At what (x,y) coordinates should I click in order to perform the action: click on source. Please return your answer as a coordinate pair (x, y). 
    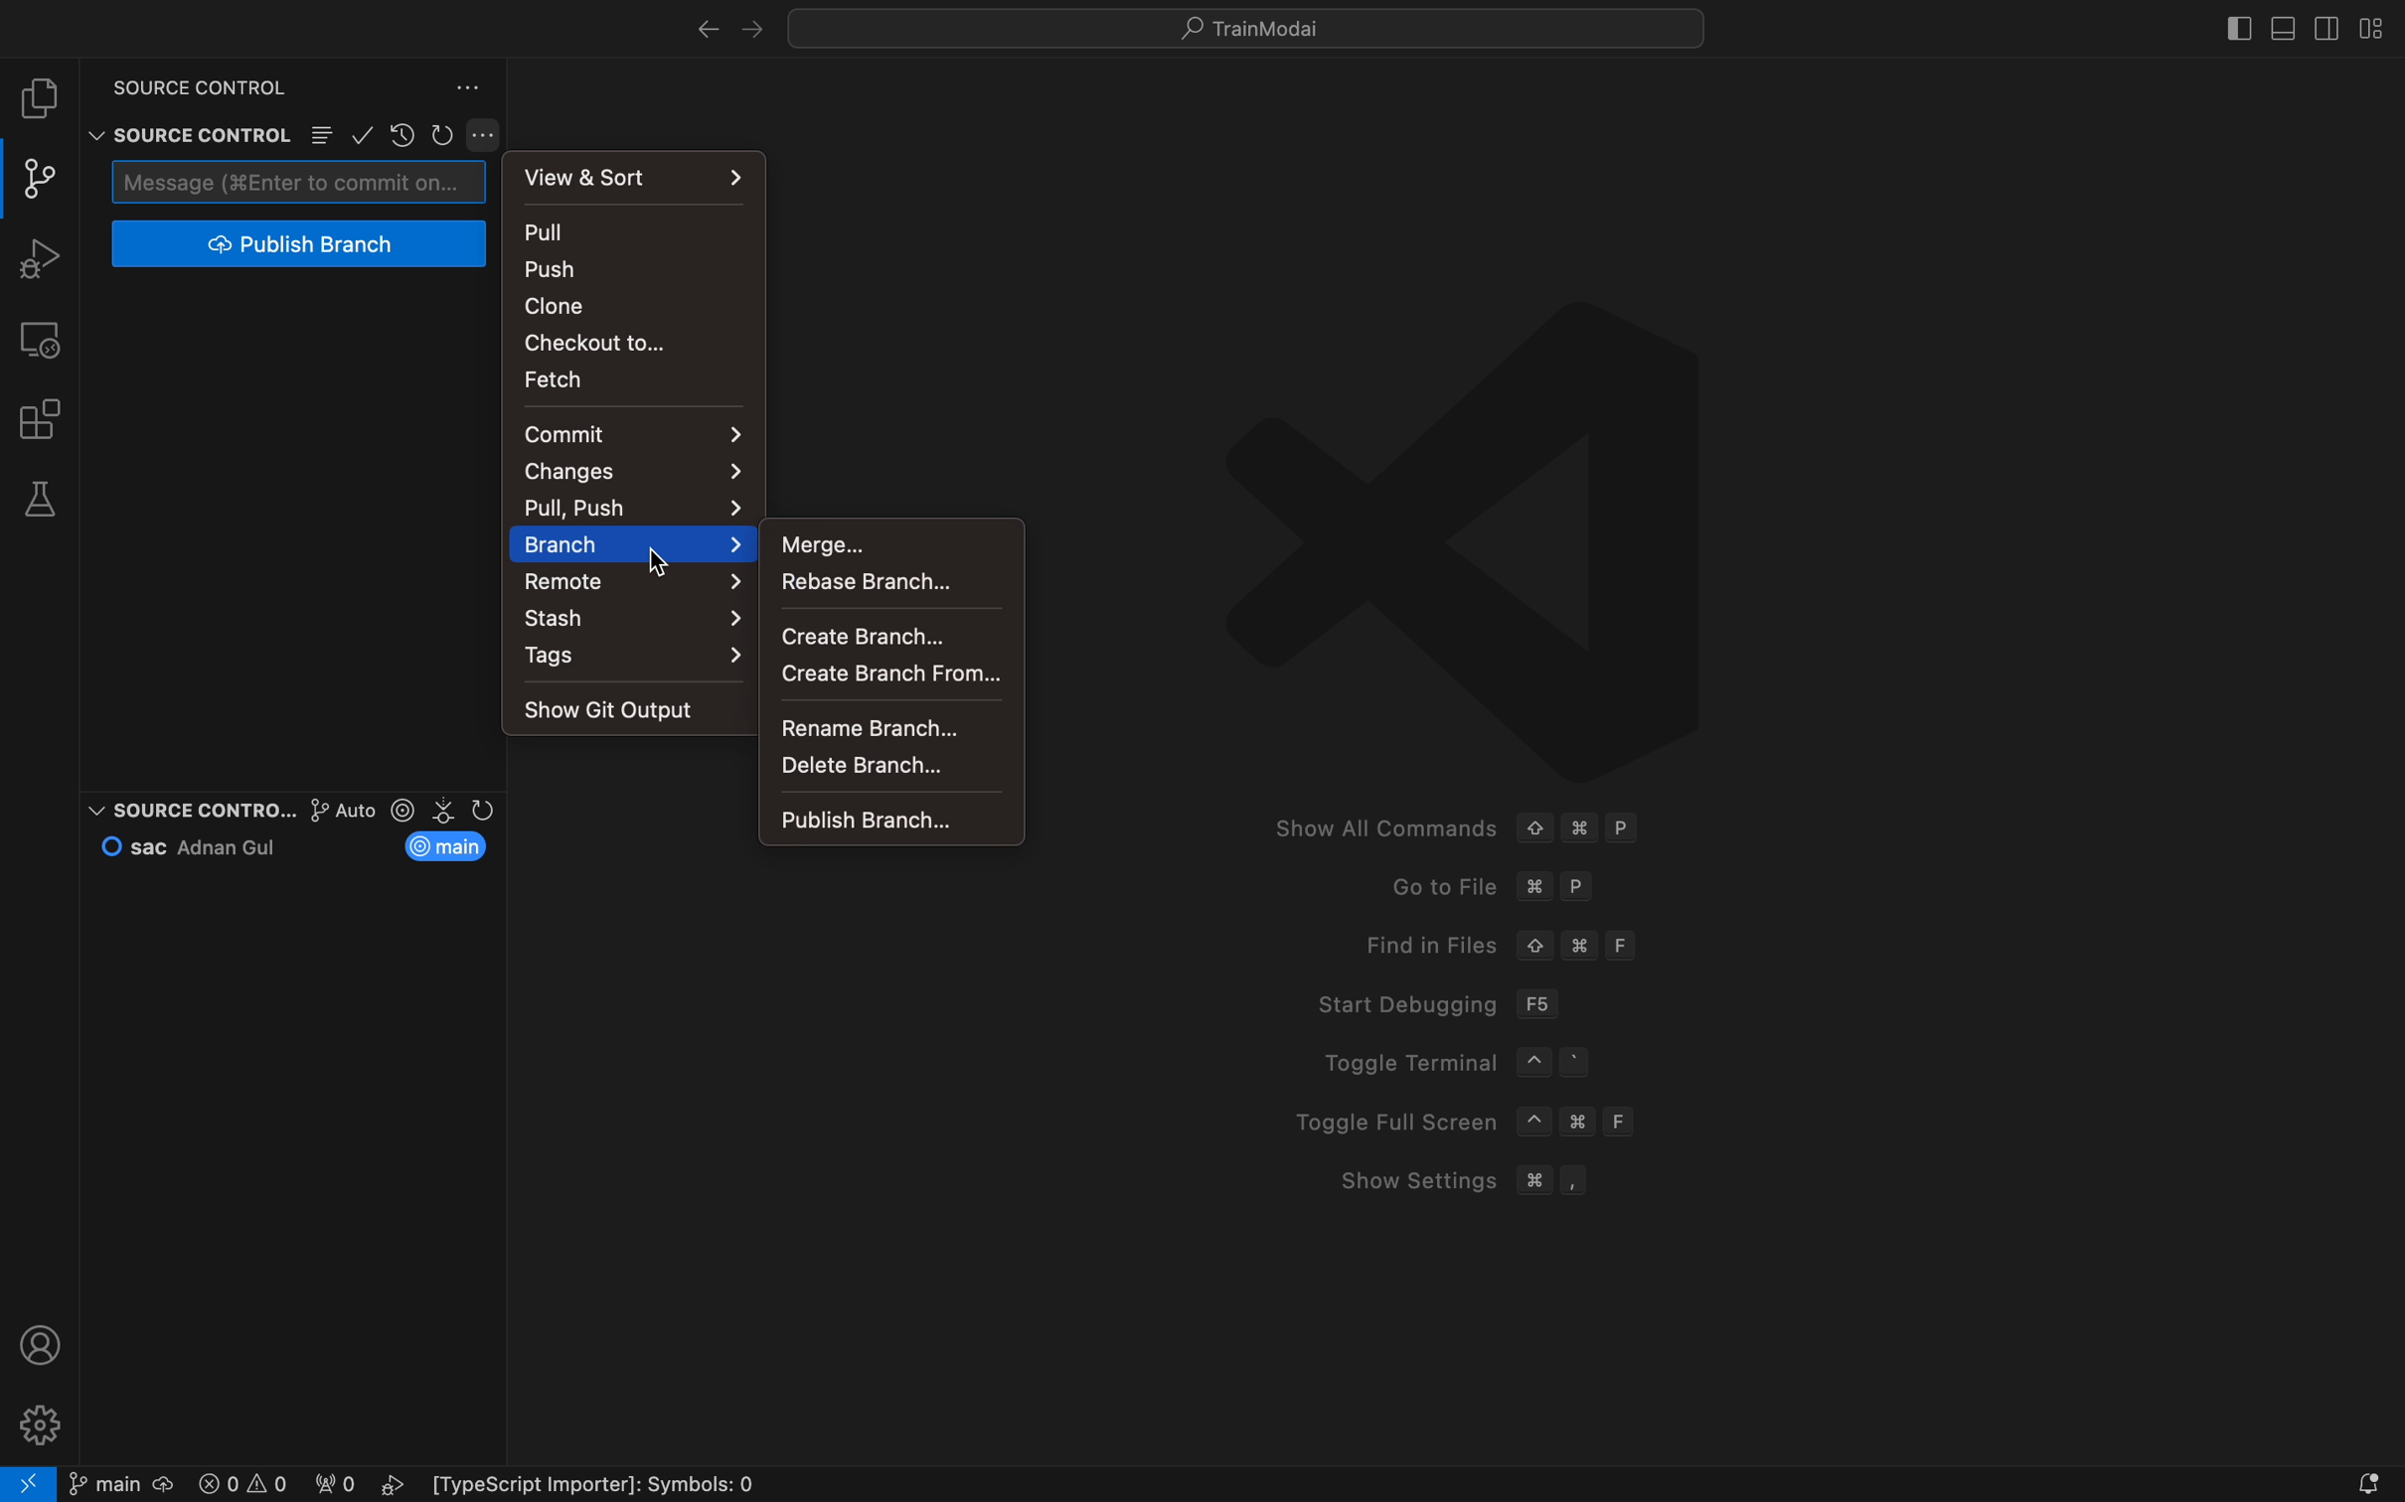
    Looking at the image, I should click on (186, 81).